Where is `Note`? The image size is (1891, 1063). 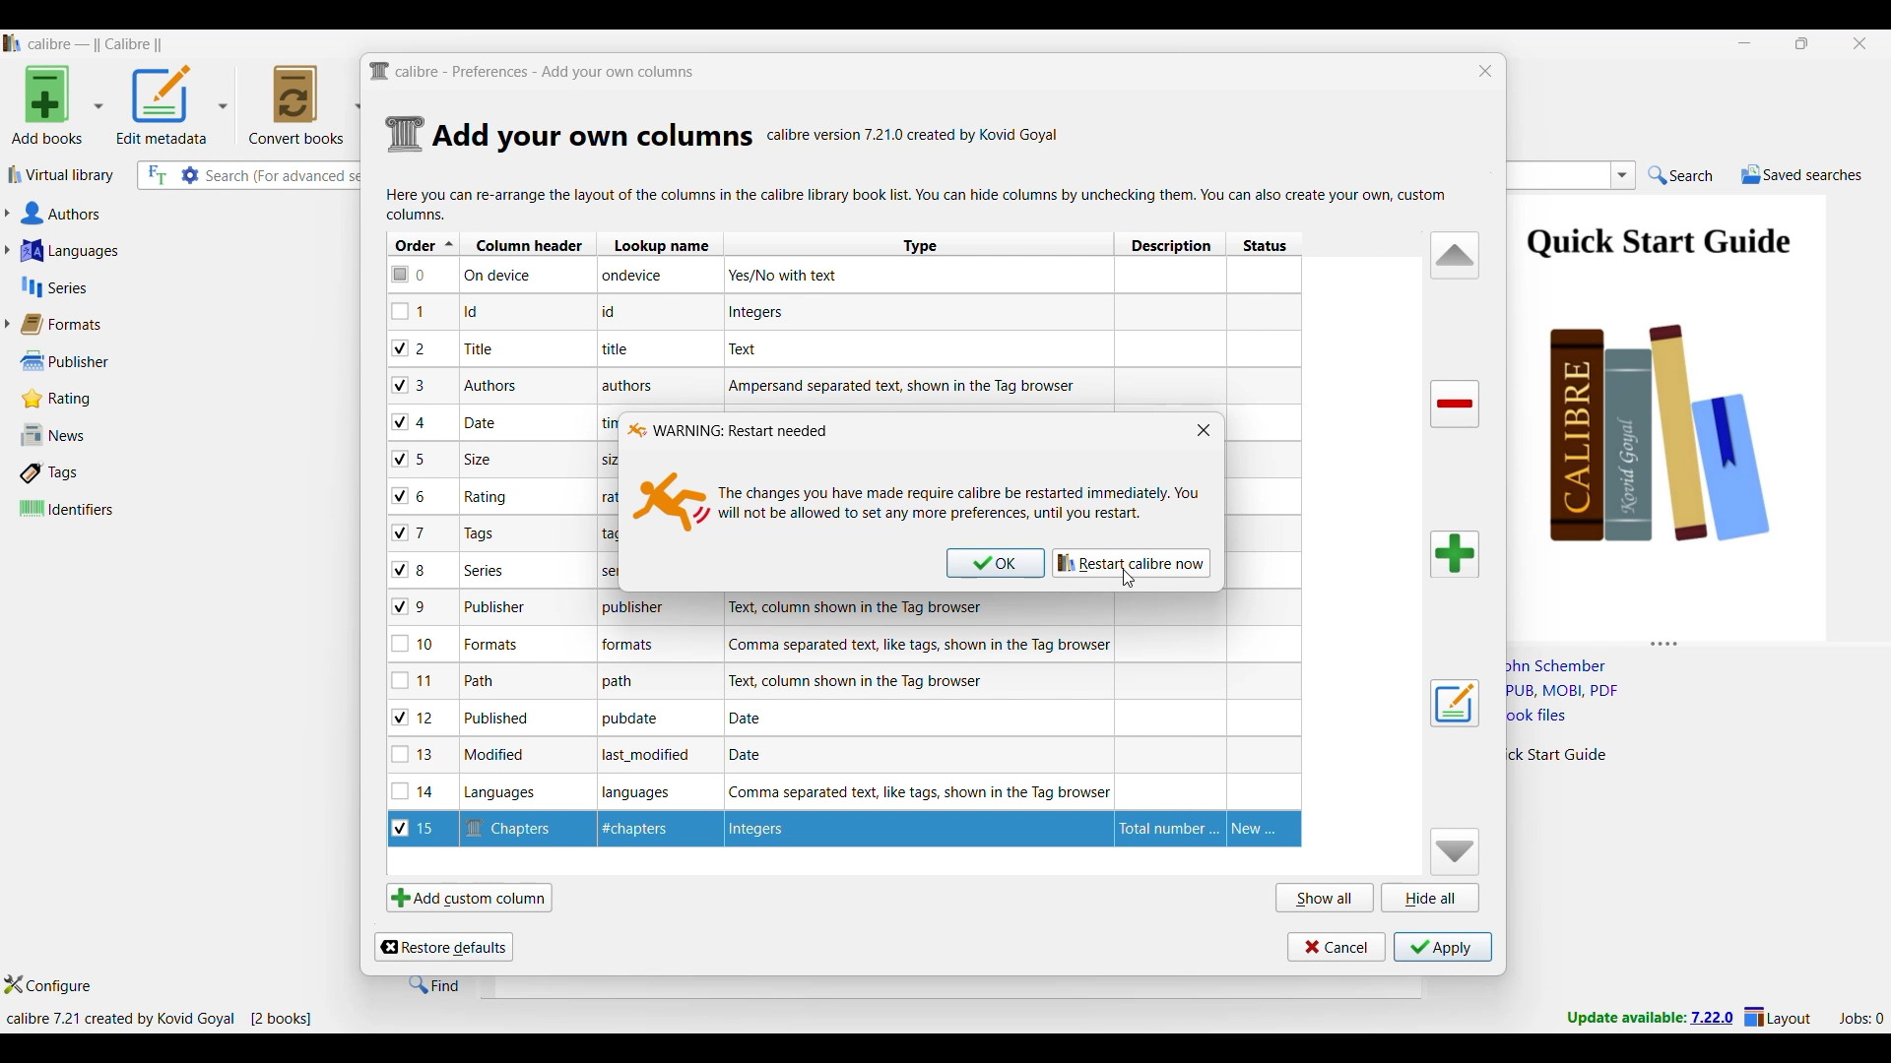 Note is located at coordinates (494, 644).